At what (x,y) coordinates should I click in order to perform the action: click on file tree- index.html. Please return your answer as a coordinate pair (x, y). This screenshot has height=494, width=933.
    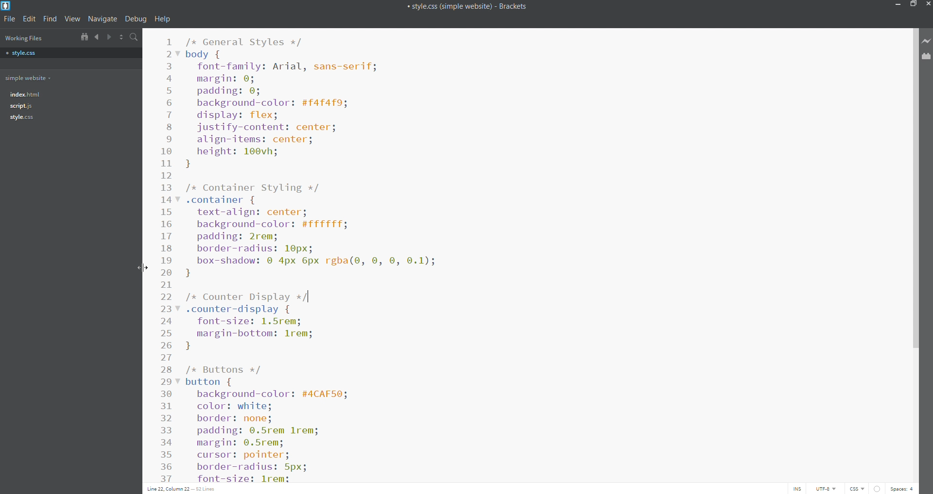
    Looking at the image, I should click on (26, 93).